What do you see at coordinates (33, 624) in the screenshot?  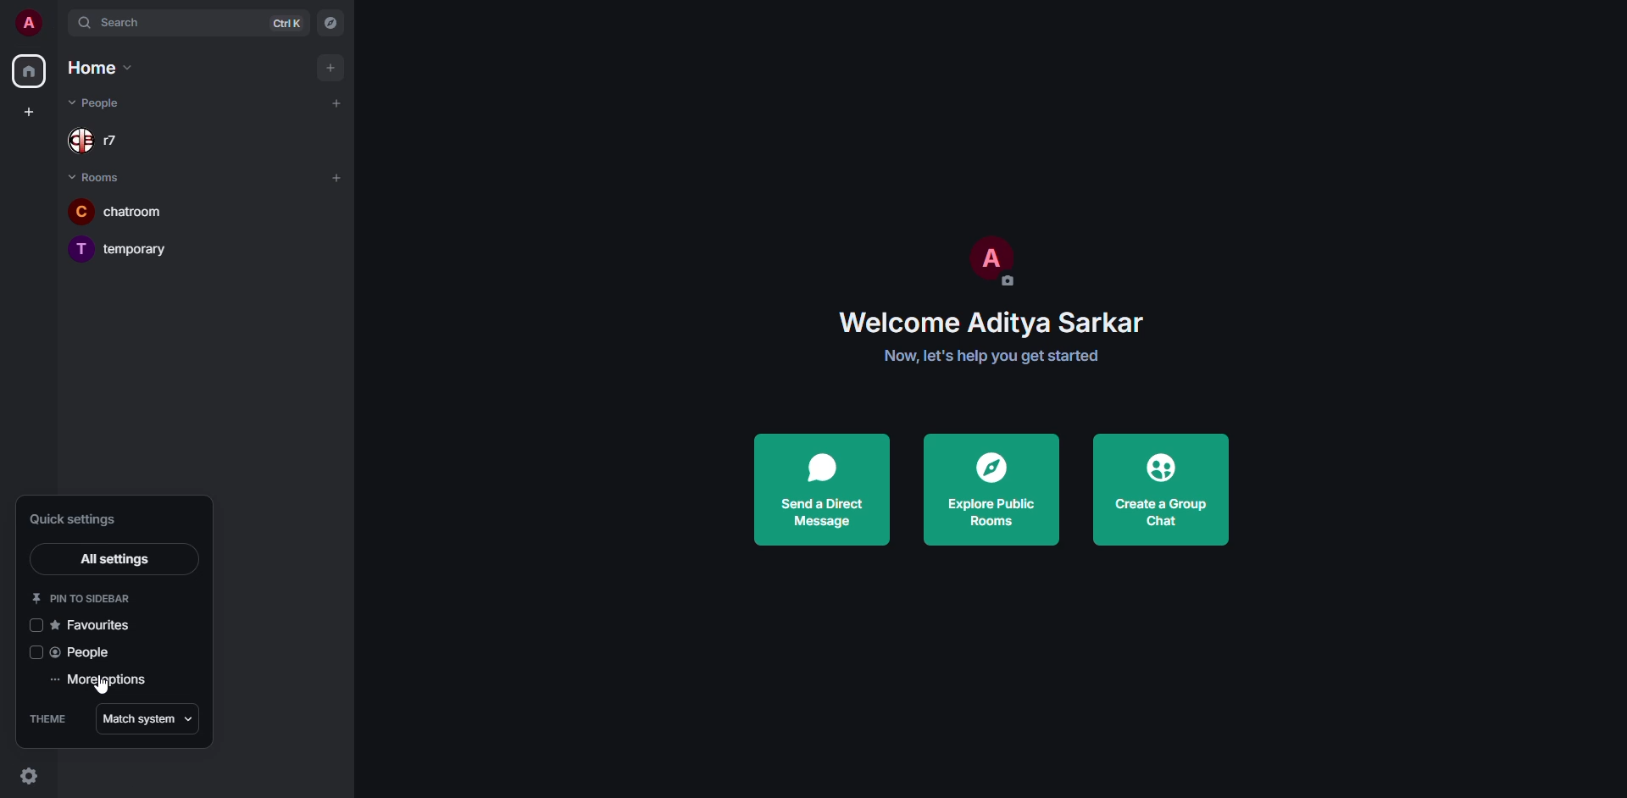 I see `click to enable` at bounding box center [33, 624].